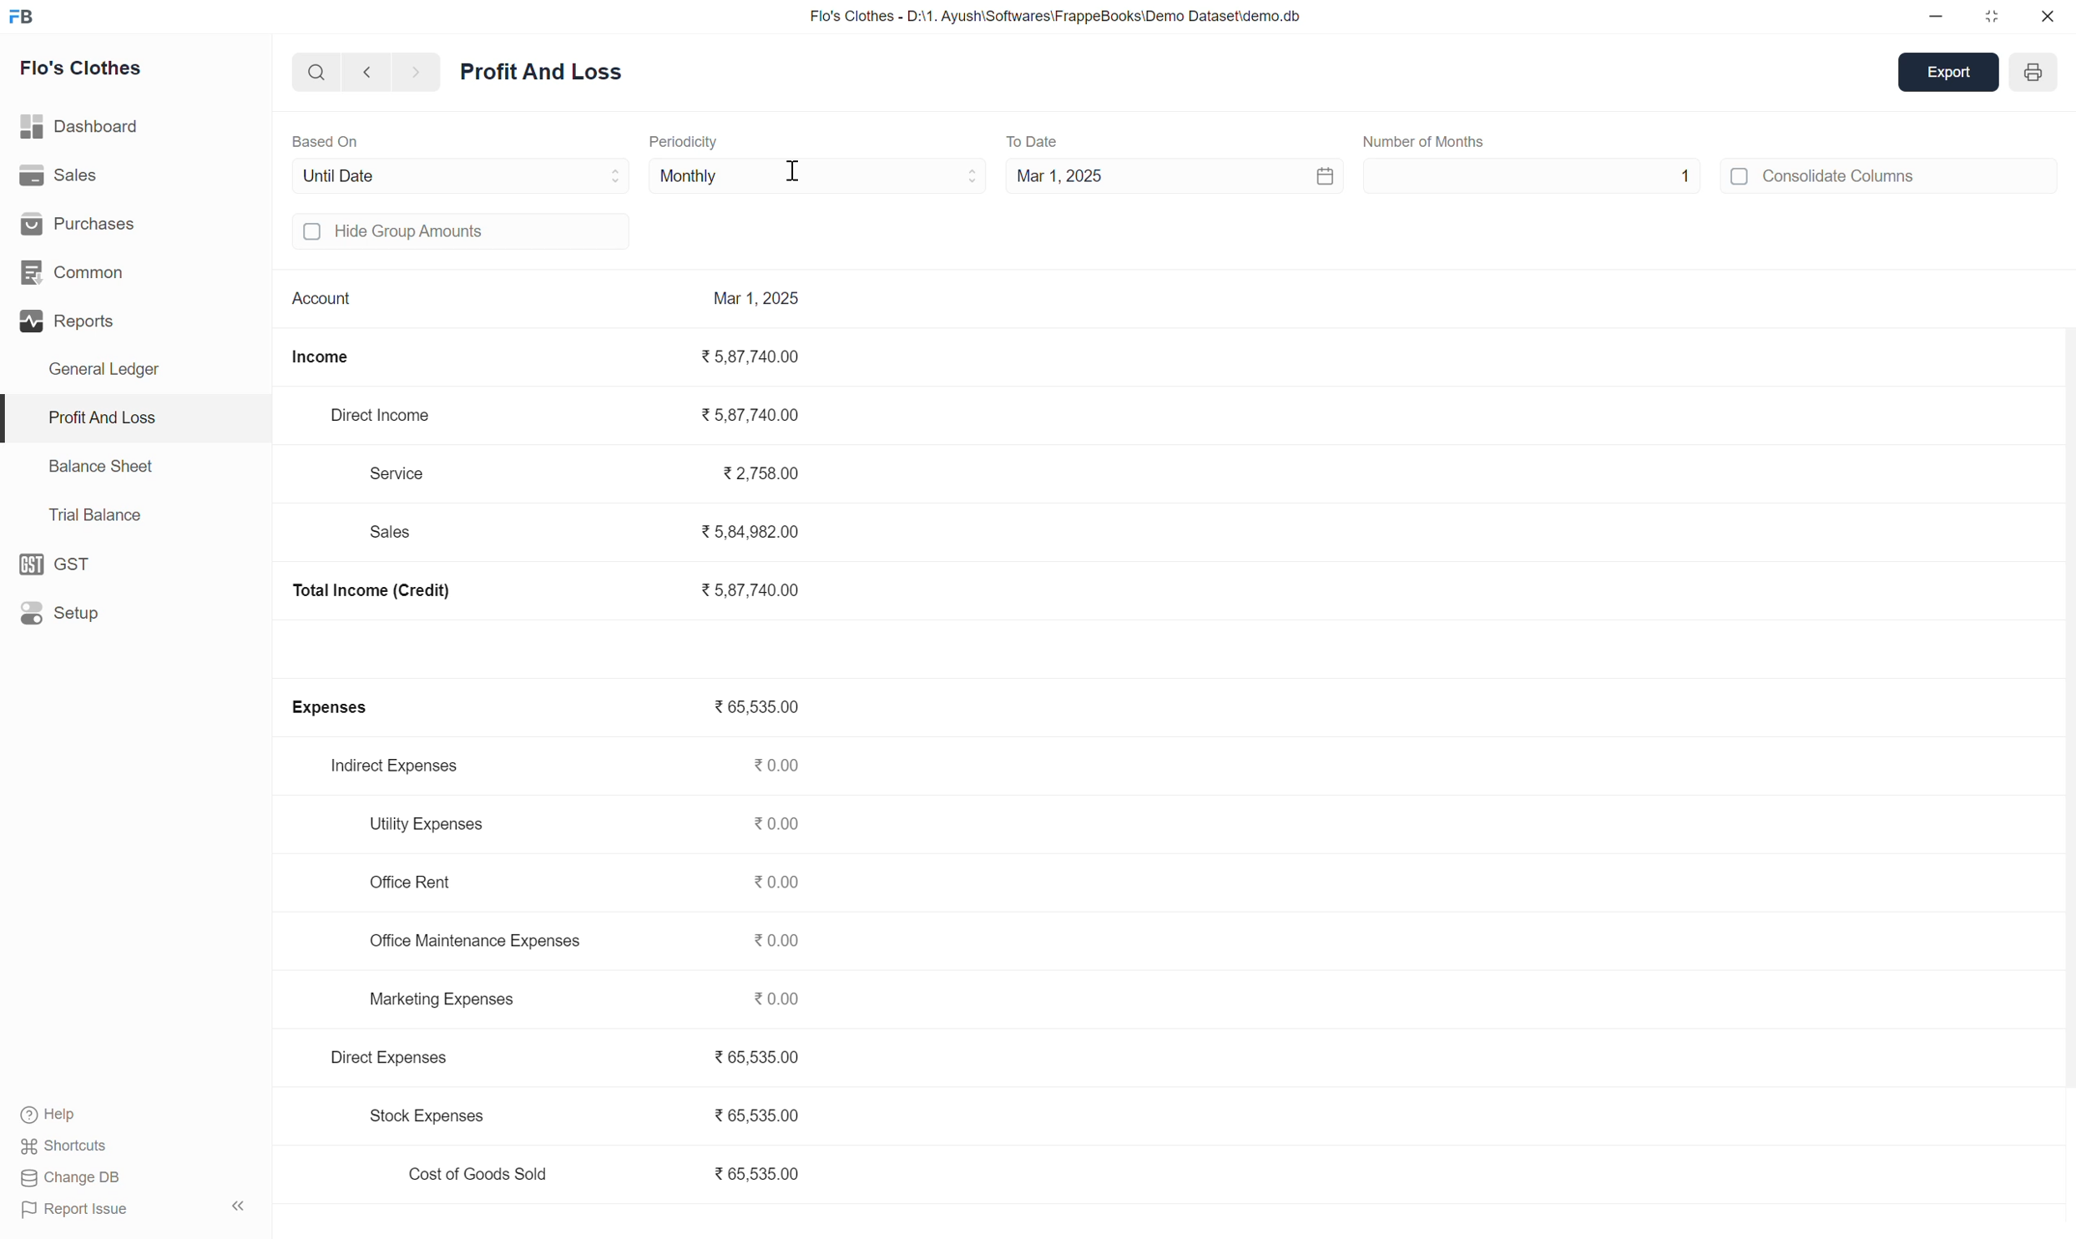 This screenshot has height=1239, width=2076. Describe the element at coordinates (1303, 175) in the screenshot. I see `Calendar` at that location.